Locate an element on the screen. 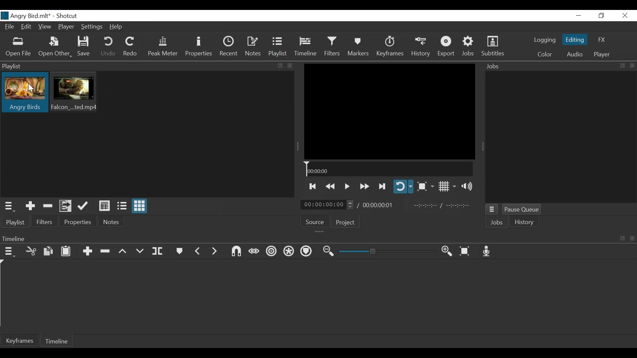 The image size is (637, 358). Timeline menu is located at coordinates (9, 252).